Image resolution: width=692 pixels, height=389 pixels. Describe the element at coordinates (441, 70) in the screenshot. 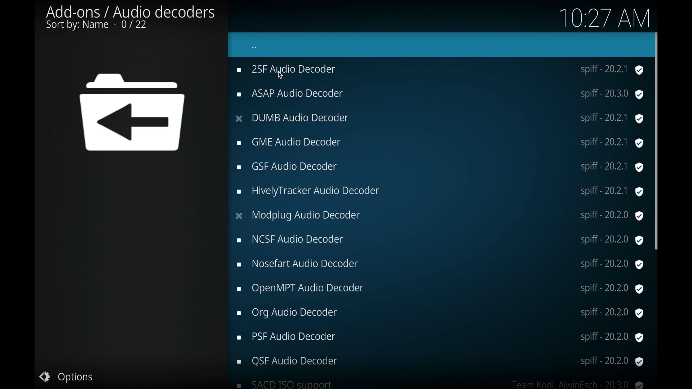

I see `= 2SF Audio Decoder spiff-20.2.1 @` at that location.